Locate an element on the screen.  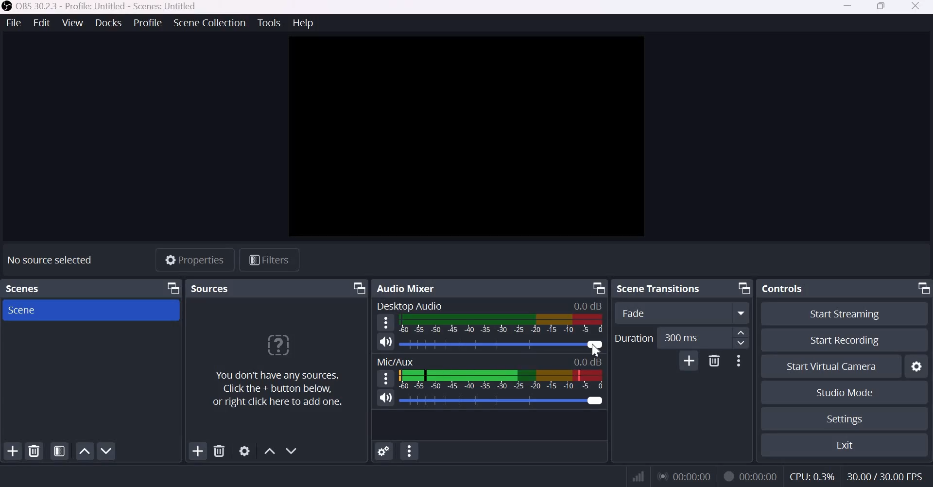
Transition Type Dropdown is located at coordinates (672, 313).